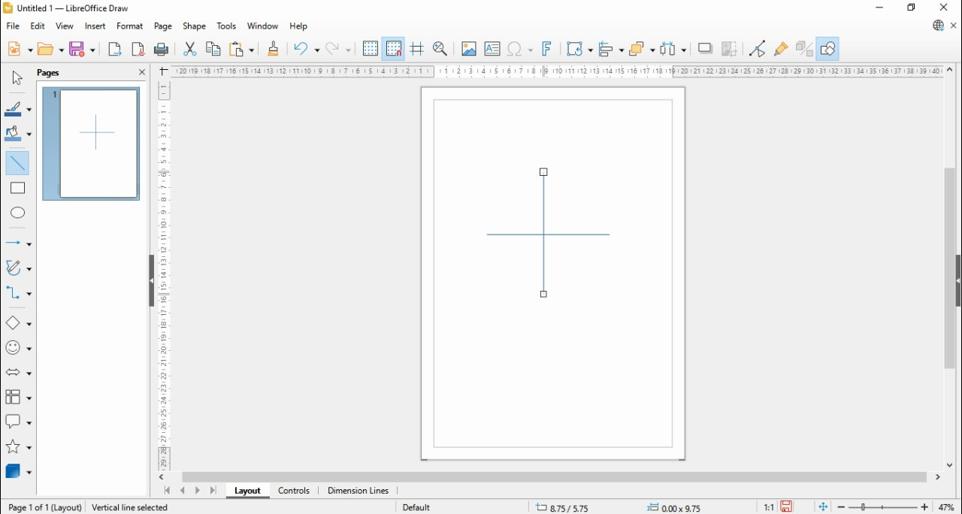  Describe the element at coordinates (214, 49) in the screenshot. I see `copy` at that location.